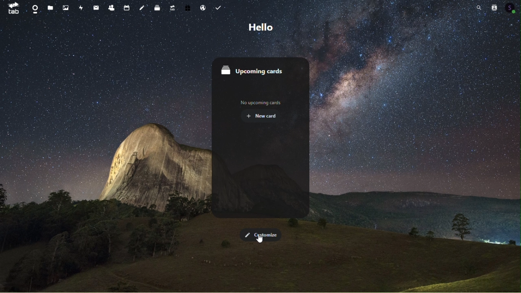  I want to click on Contacts, so click(496, 7).